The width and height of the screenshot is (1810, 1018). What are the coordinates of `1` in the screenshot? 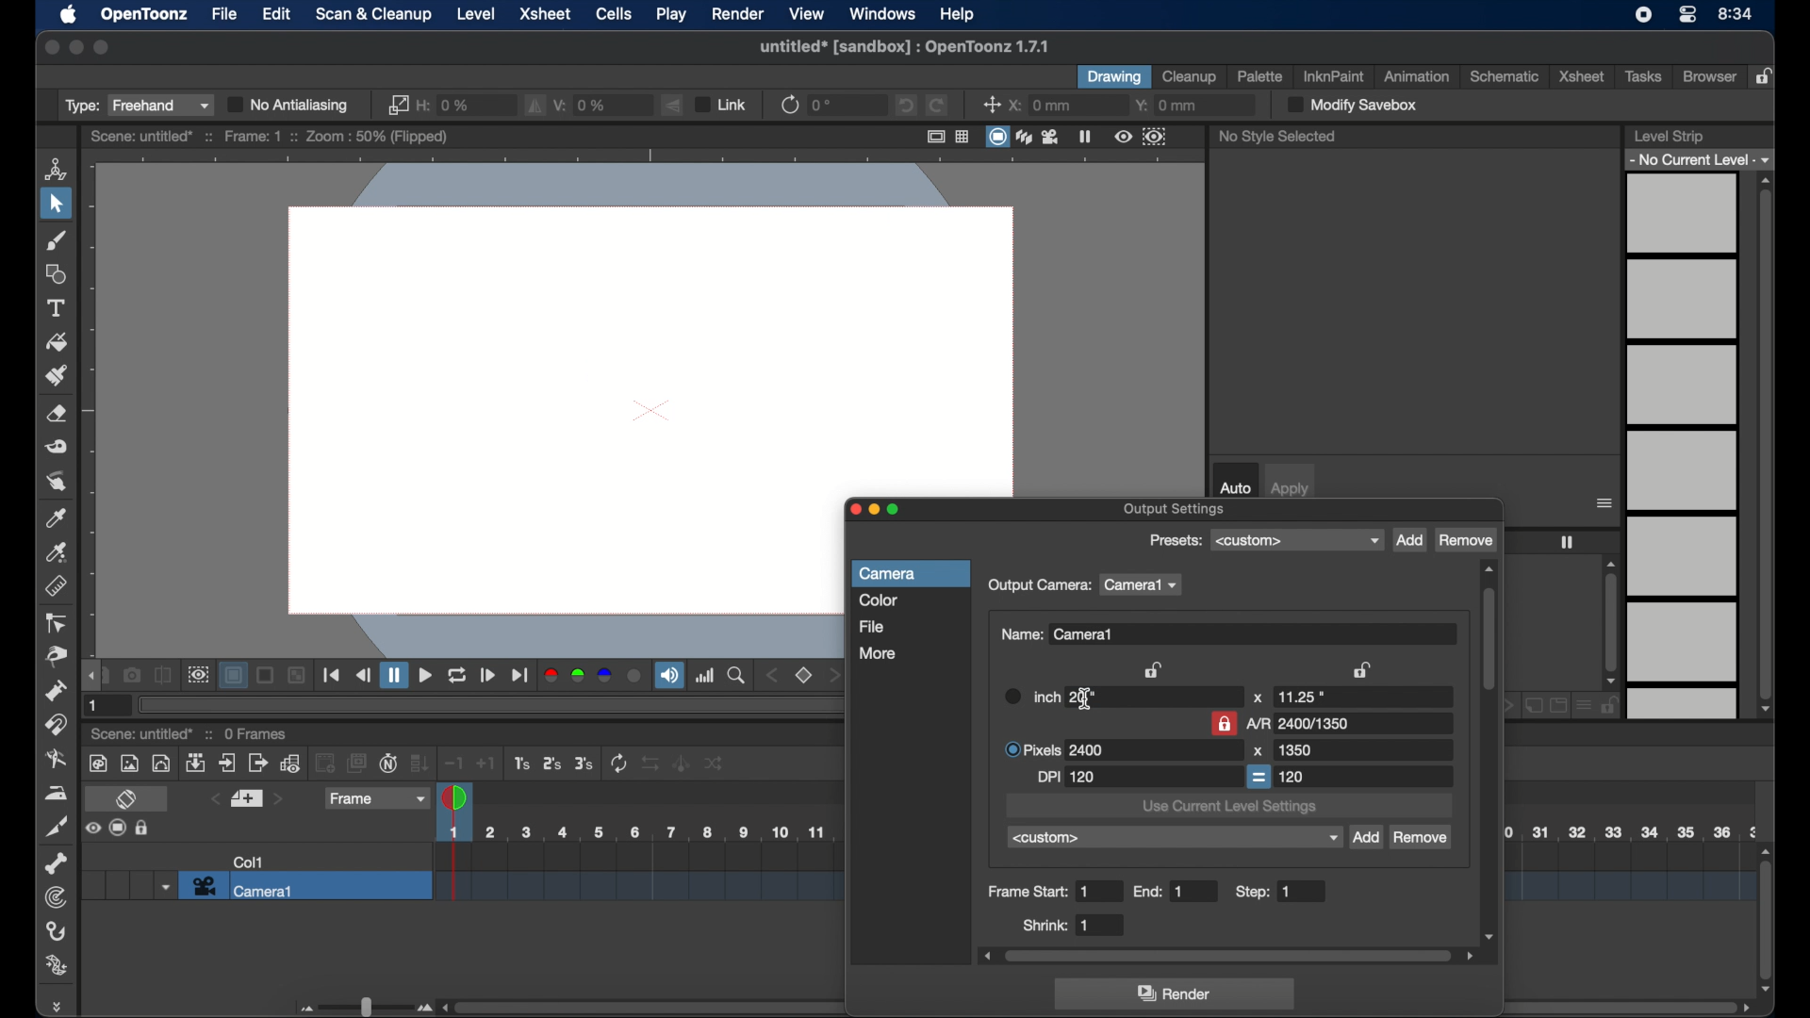 It's located at (95, 706).